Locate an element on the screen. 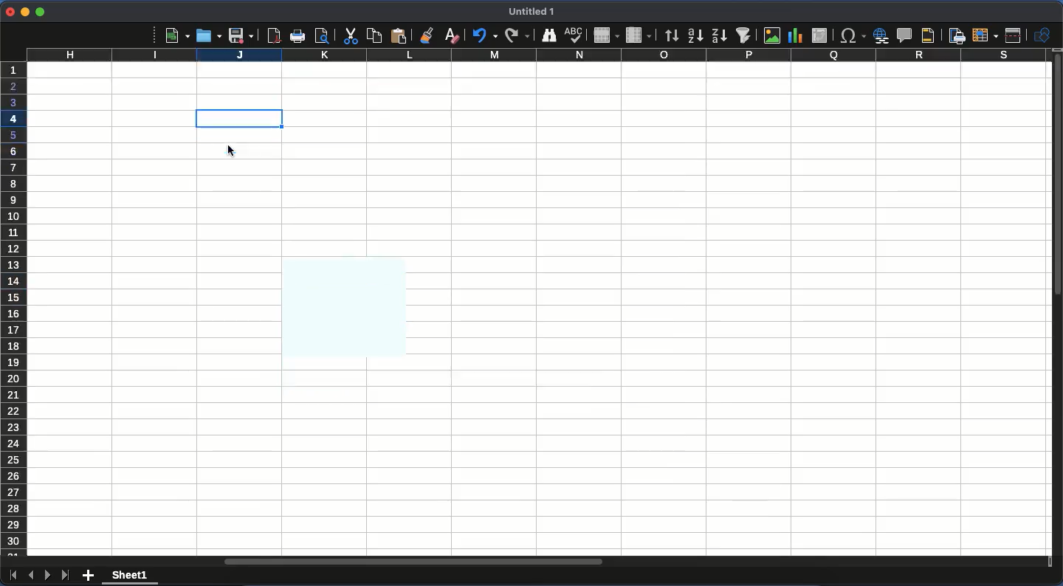  redo is located at coordinates (514, 35).